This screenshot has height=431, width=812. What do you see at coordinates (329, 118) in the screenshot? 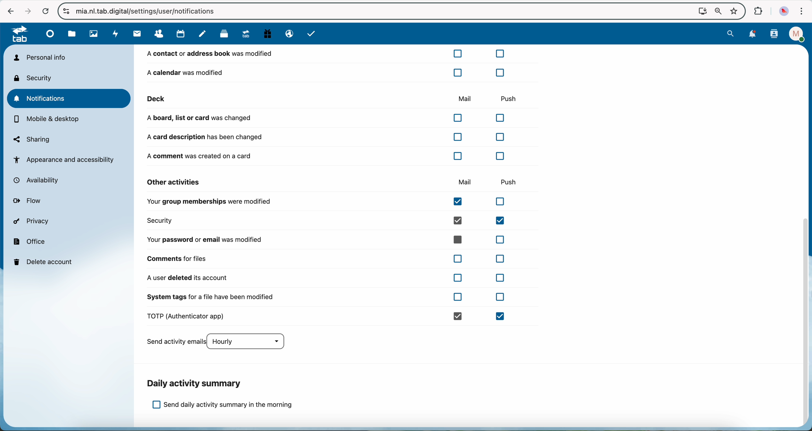
I see `a board, list or card was changed` at bounding box center [329, 118].